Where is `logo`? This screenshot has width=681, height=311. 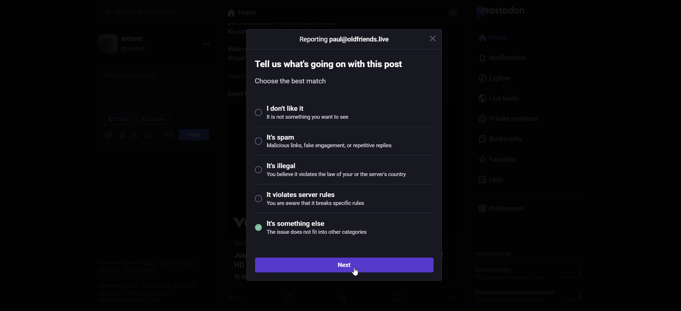
logo is located at coordinates (498, 12).